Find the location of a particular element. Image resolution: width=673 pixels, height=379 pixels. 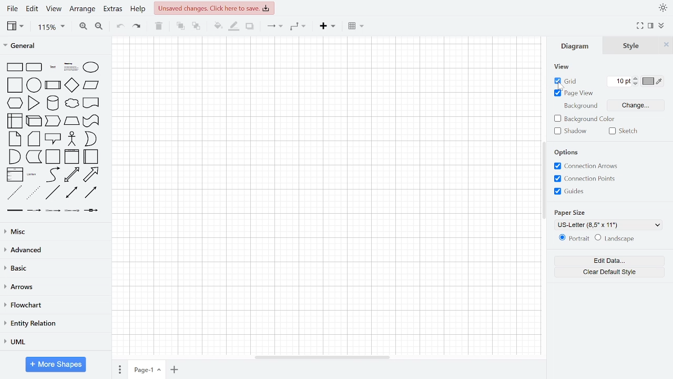

shadow is located at coordinates (572, 132).